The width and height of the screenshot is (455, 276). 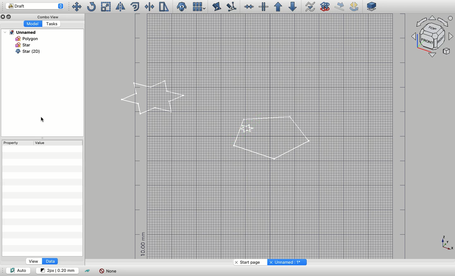 What do you see at coordinates (354, 7) in the screenshot?
I see `Draft rotate` at bounding box center [354, 7].